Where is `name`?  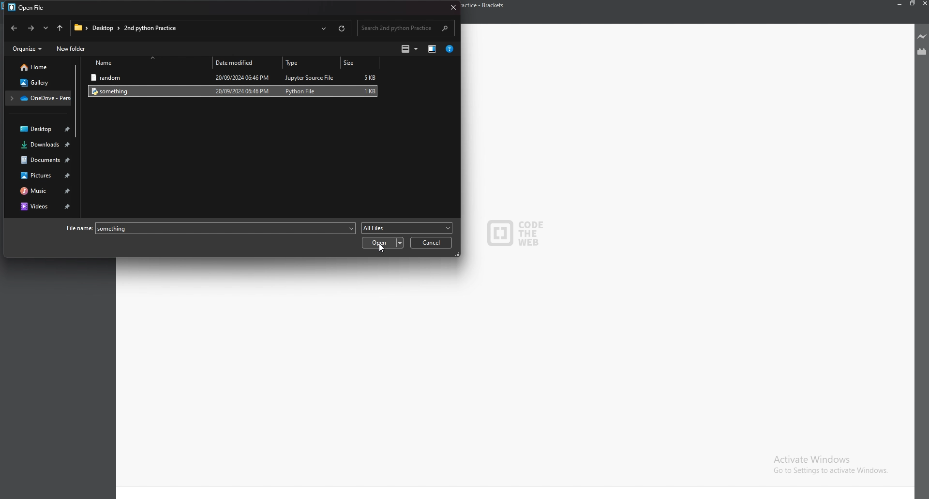
name is located at coordinates (149, 63).